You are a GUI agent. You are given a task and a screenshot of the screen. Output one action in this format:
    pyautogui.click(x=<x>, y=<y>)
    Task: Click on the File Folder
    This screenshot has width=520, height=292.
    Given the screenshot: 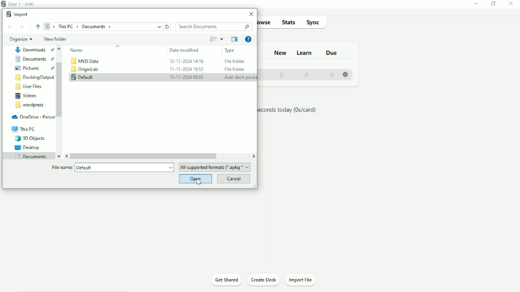 What is the action you would take?
    pyautogui.click(x=235, y=69)
    